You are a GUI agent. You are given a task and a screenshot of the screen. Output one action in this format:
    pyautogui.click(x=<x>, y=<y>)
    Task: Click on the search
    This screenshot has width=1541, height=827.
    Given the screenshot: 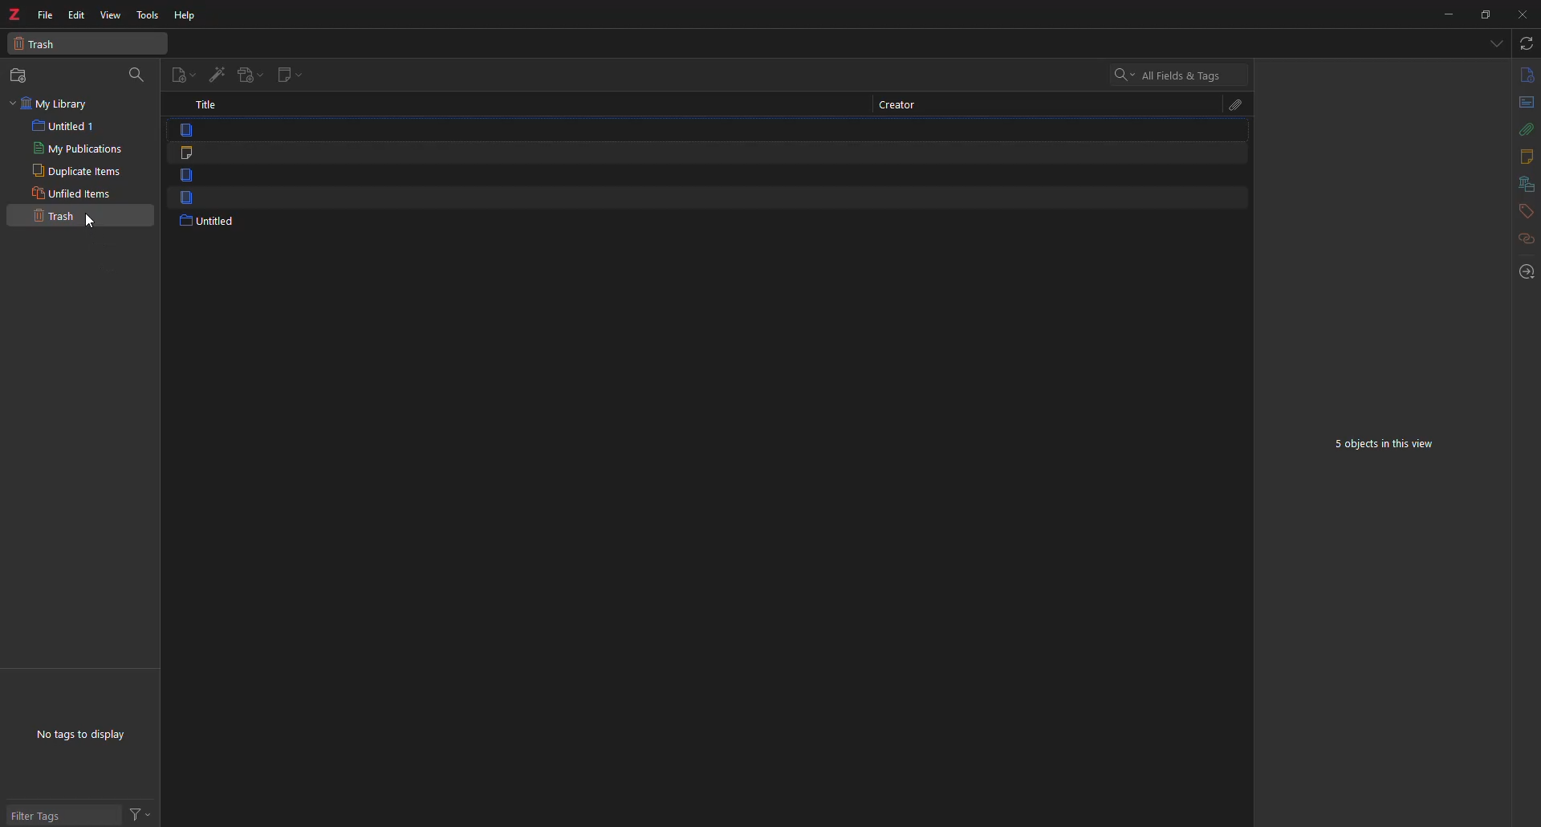 What is the action you would take?
    pyautogui.click(x=136, y=73)
    